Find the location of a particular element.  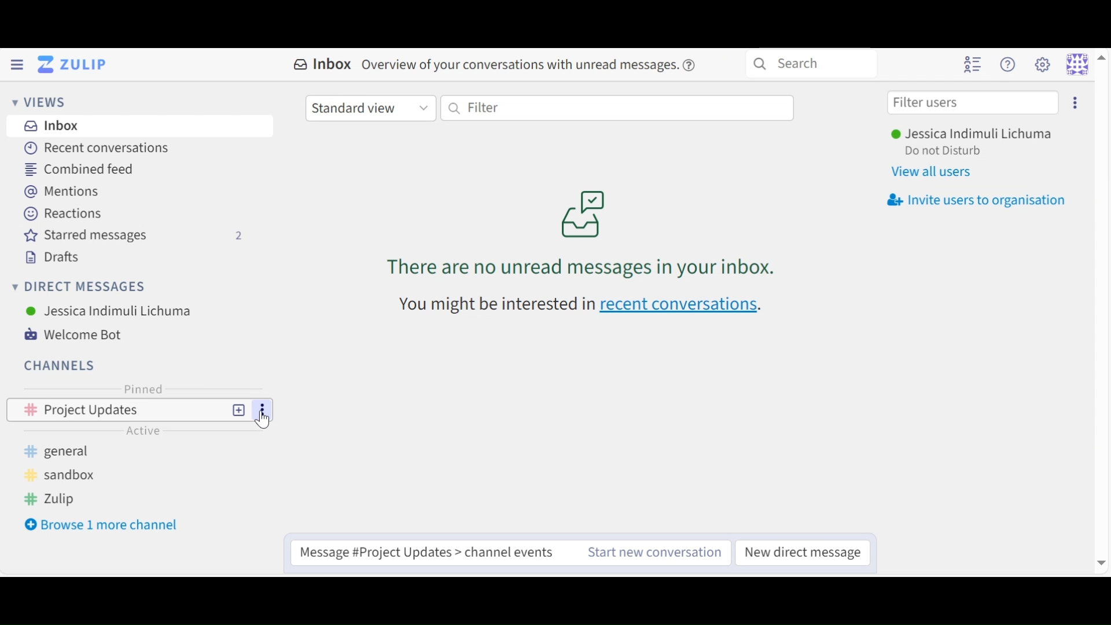

Up is located at coordinates (1099, 60).